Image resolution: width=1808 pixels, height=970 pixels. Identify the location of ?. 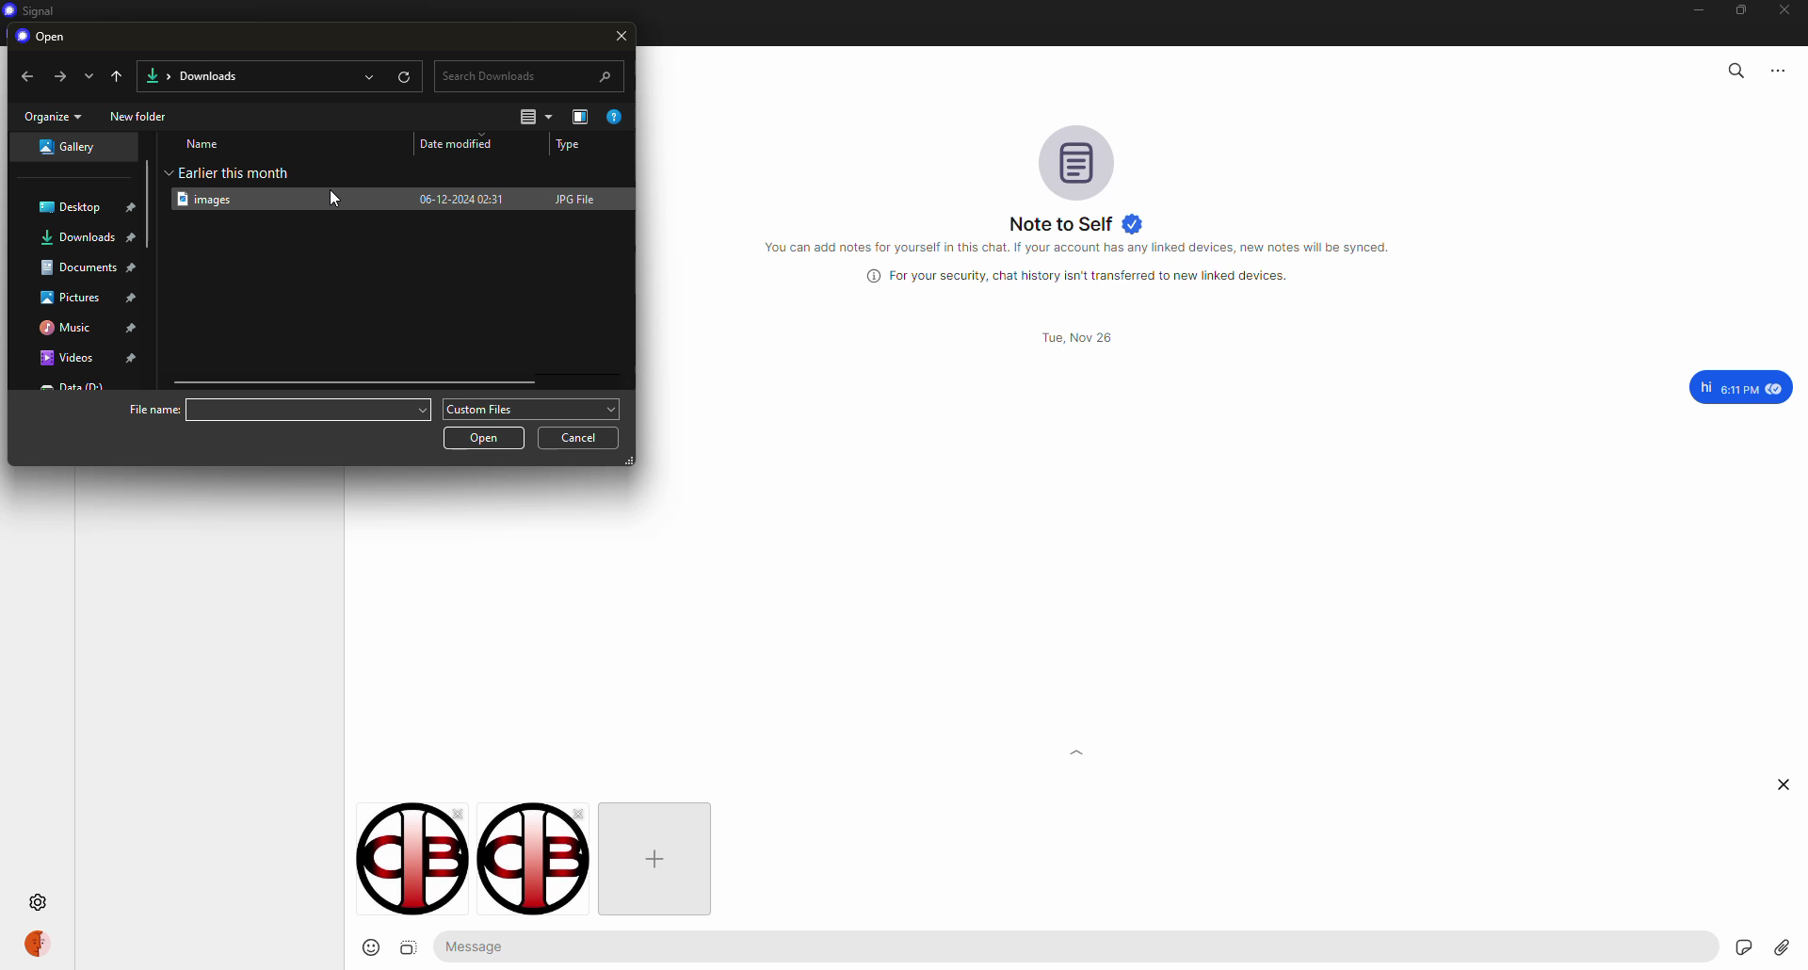
(618, 117).